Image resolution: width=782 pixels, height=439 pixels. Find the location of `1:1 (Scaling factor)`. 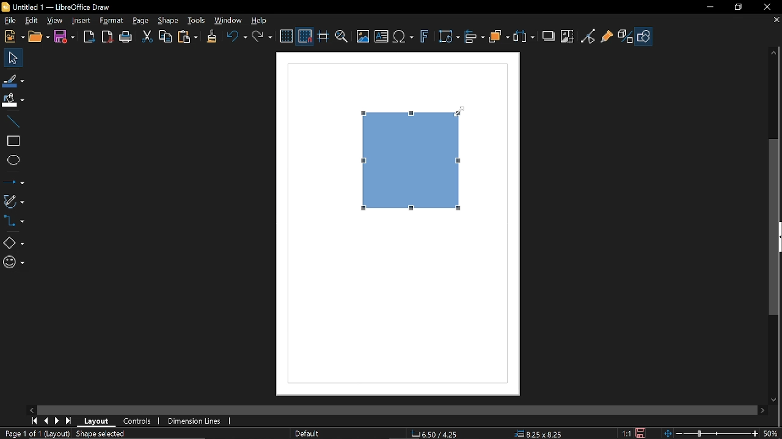

1:1 (Scaling factor) is located at coordinates (624, 433).